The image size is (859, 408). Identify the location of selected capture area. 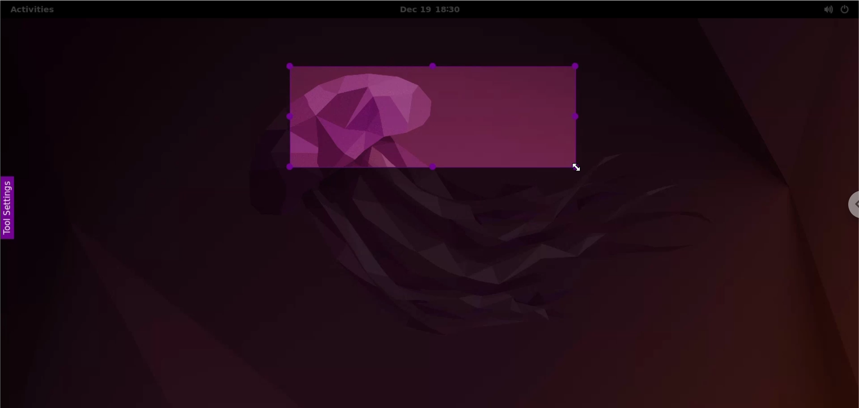
(434, 117).